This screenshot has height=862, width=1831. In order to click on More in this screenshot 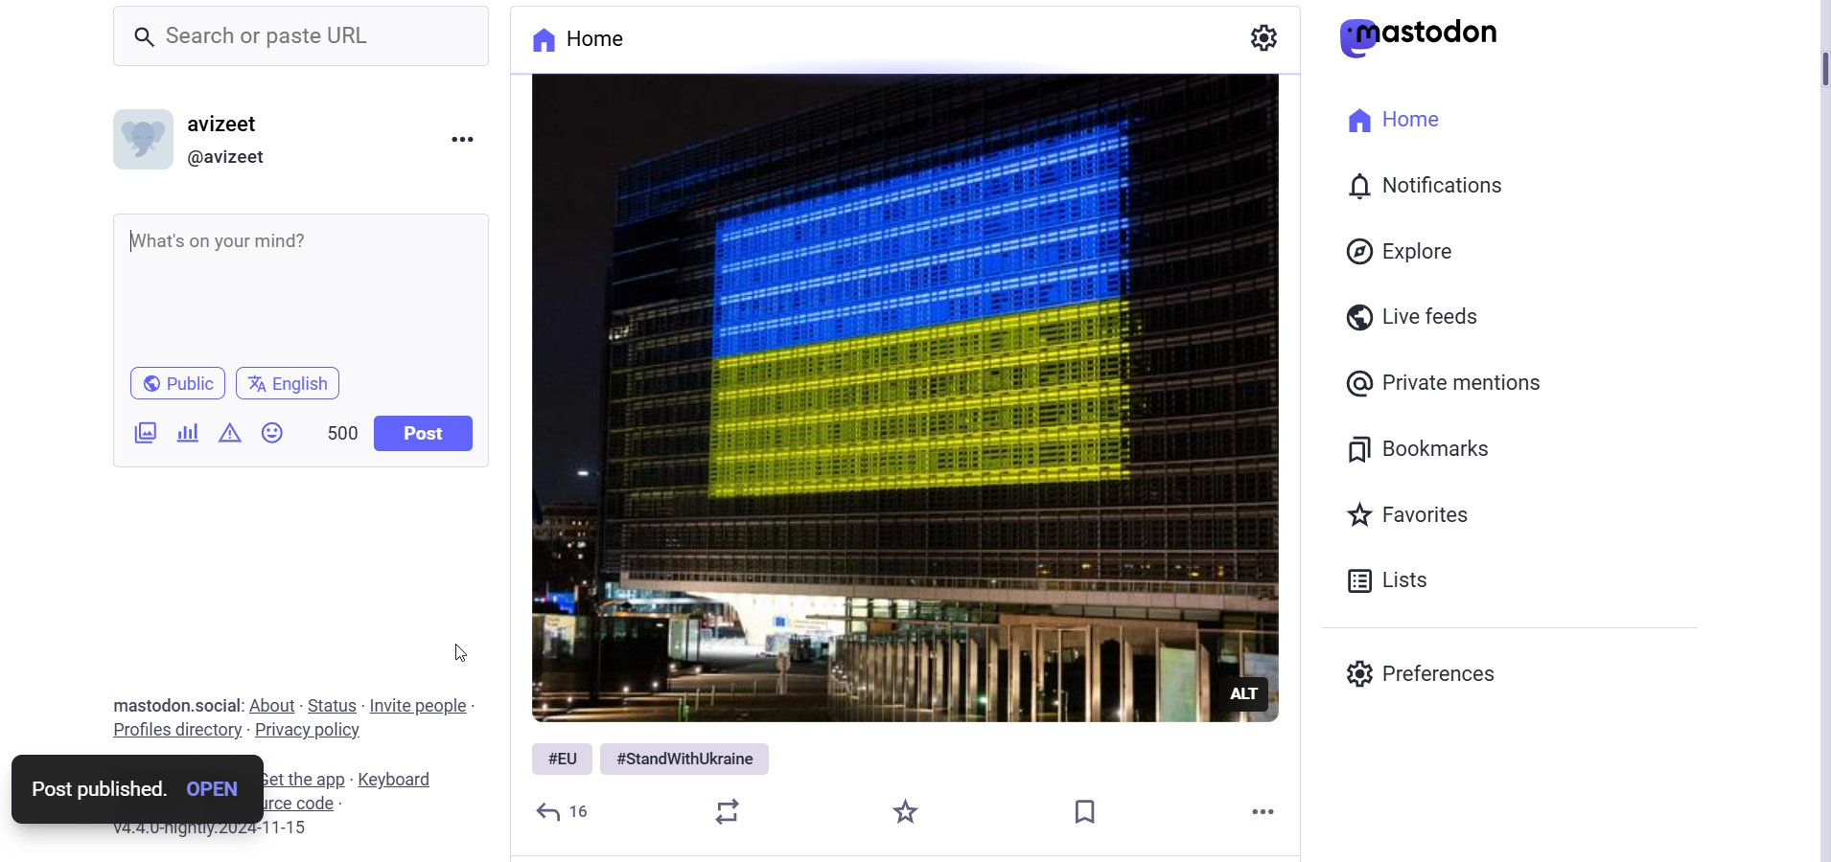, I will do `click(1268, 811)`.